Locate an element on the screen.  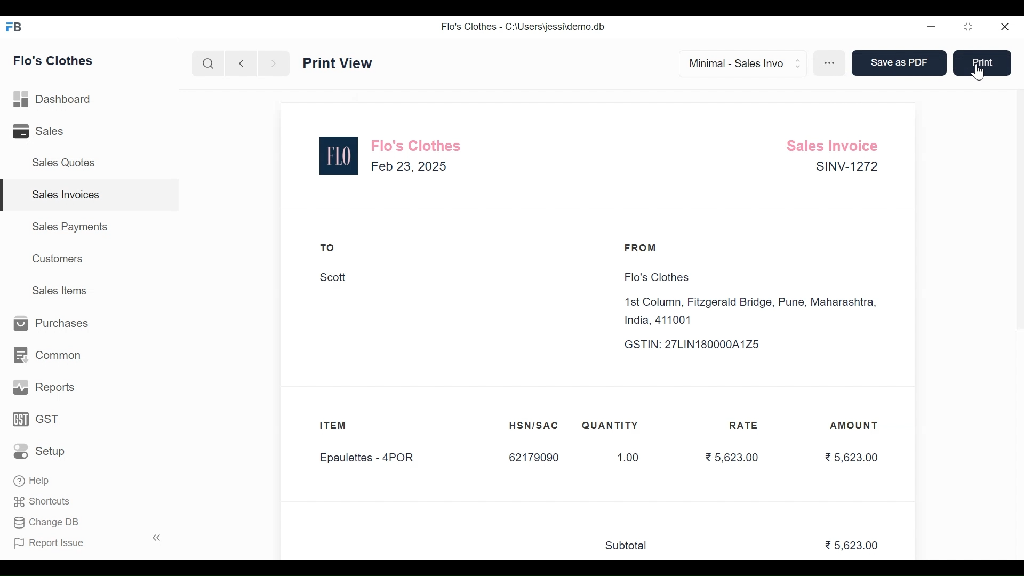
Epaulettes - 4POR is located at coordinates (373, 459).